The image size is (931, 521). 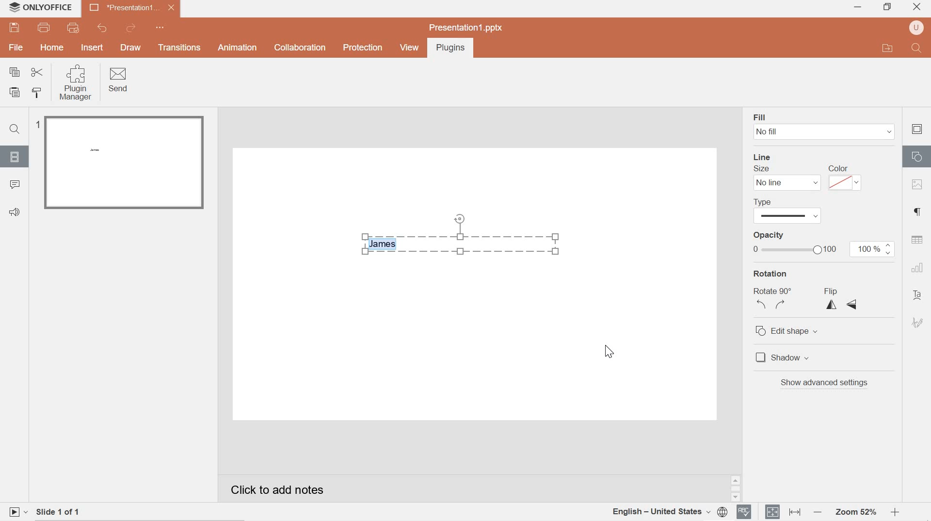 I want to click on show advanced settings, so click(x=826, y=384).